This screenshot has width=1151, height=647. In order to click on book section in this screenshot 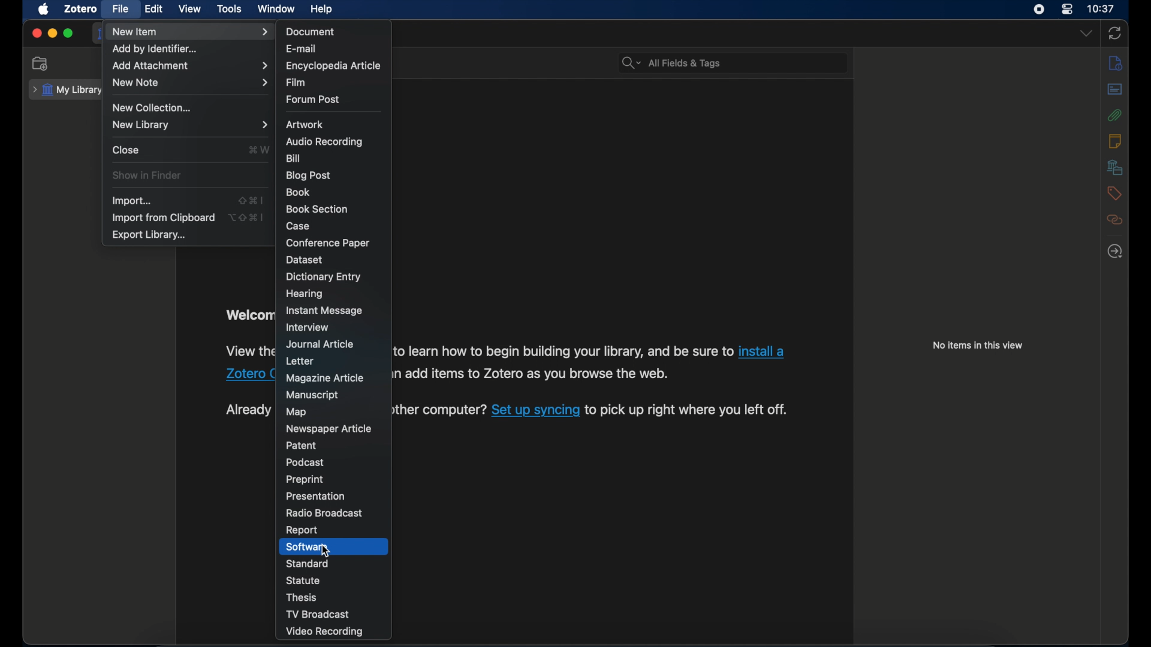, I will do `click(318, 209)`.